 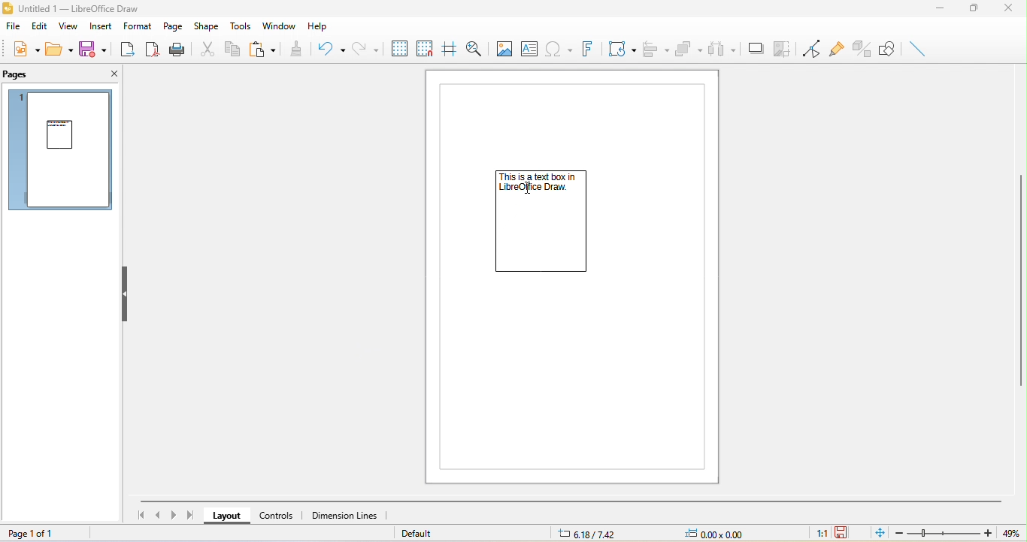 What do you see at coordinates (846, 534) in the screenshot?
I see `the document has not been modified since the last save` at bounding box center [846, 534].